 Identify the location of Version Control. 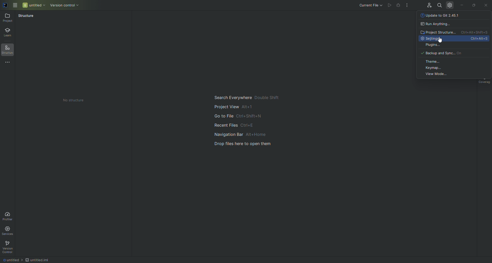
(9, 247).